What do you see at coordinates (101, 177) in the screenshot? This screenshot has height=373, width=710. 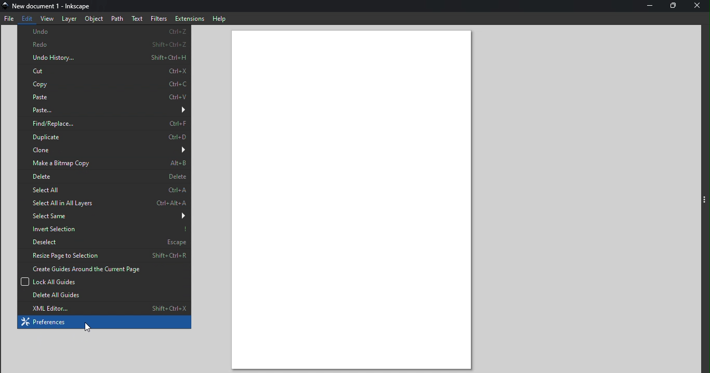 I see `Delete` at bounding box center [101, 177].